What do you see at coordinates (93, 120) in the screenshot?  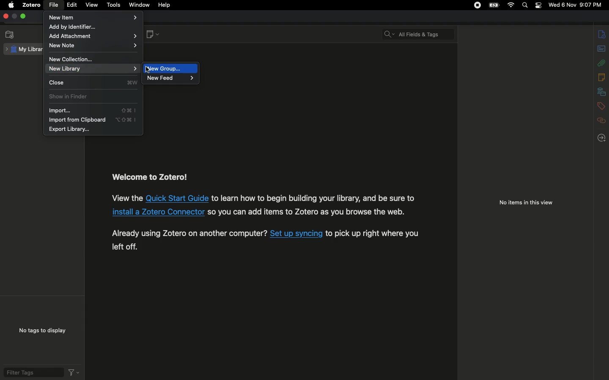 I see `Import from clipboard` at bounding box center [93, 120].